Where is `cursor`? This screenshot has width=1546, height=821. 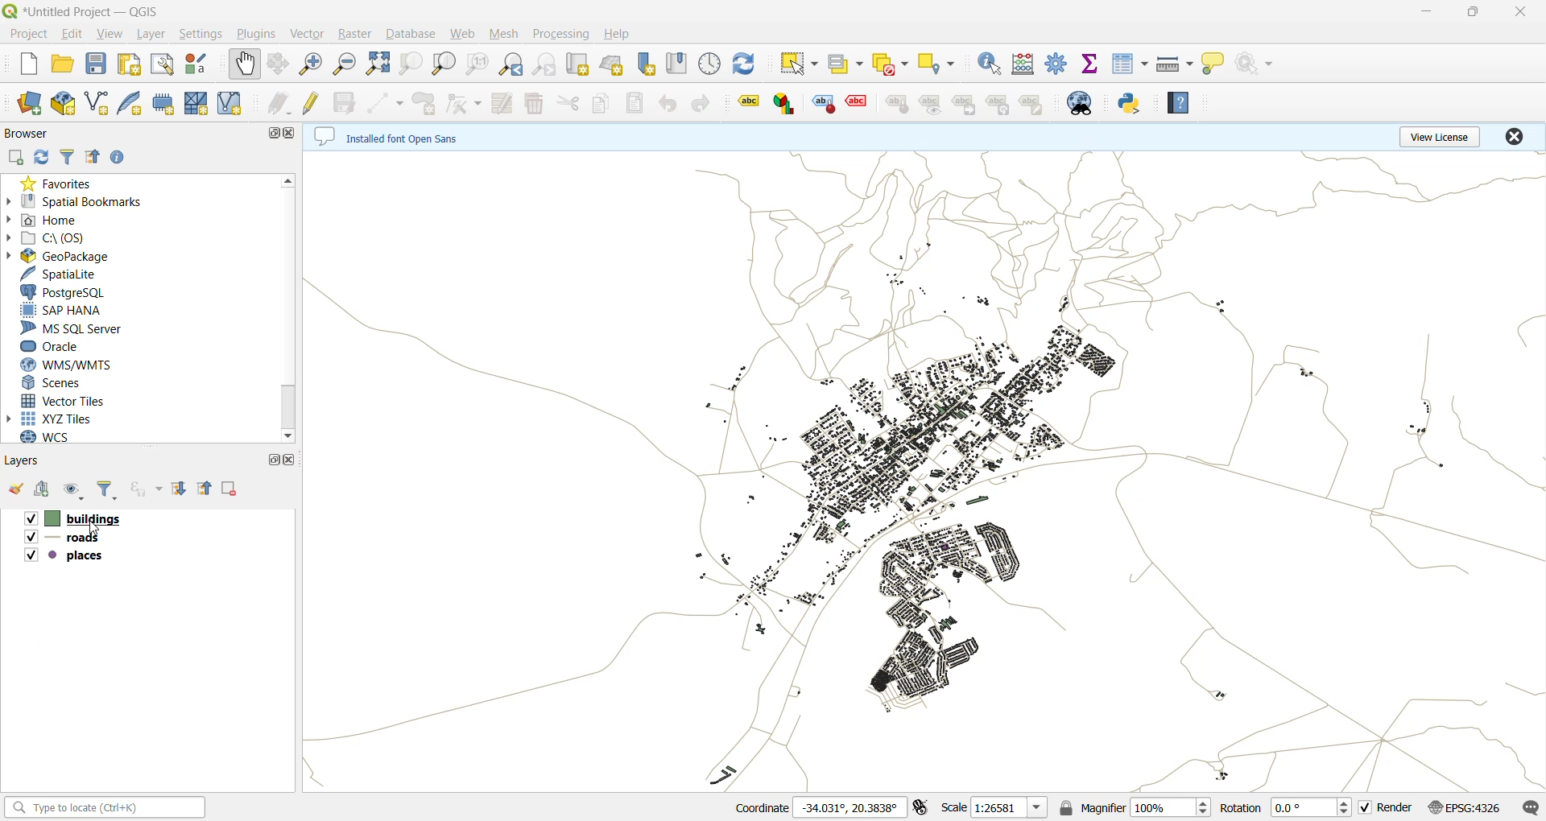 cursor is located at coordinates (94, 527).